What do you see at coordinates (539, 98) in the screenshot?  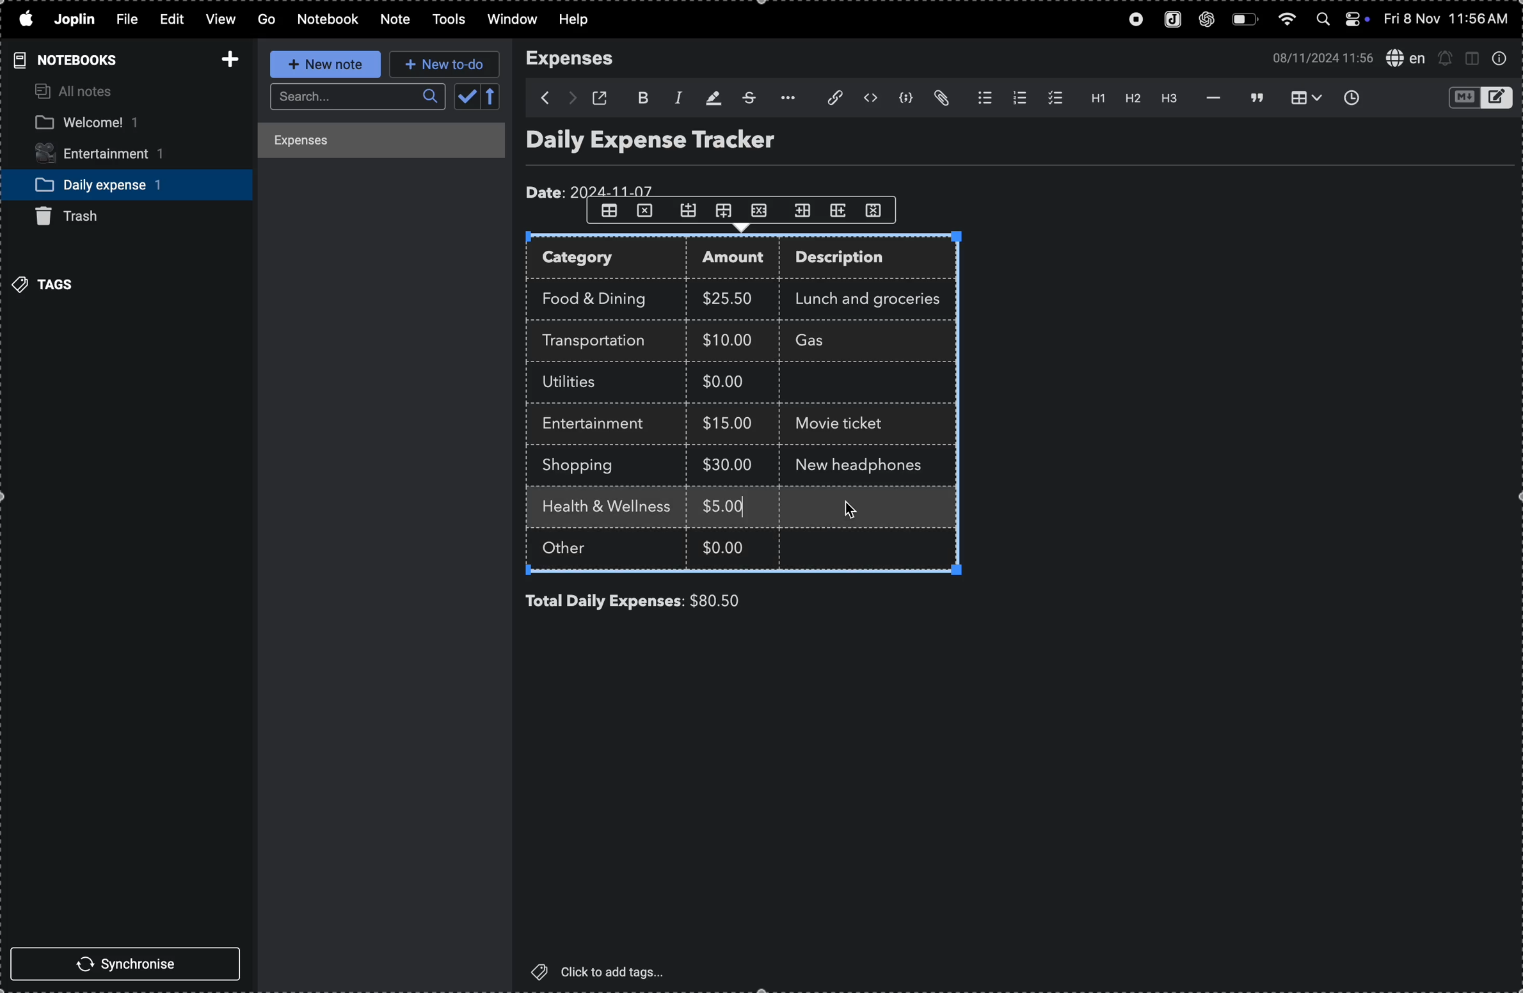 I see `backward` at bounding box center [539, 98].